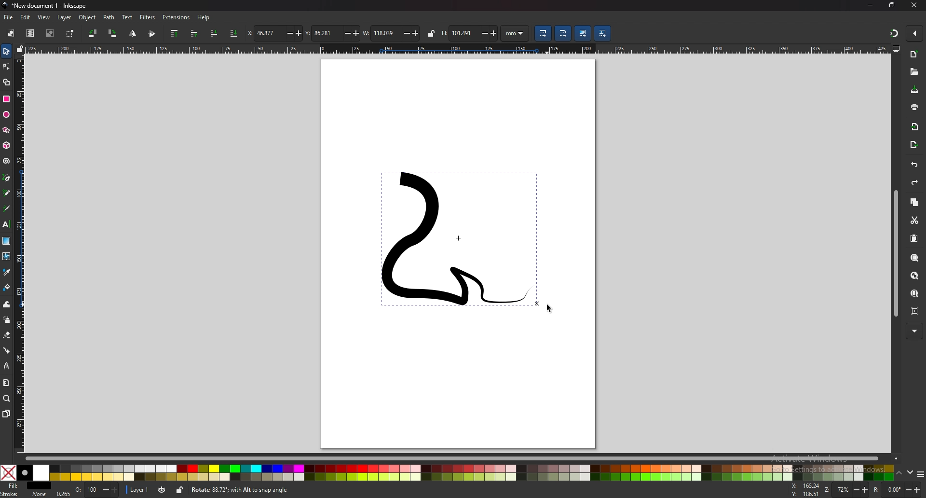  Describe the element at coordinates (893, 33) in the screenshot. I see `snapping` at that location.